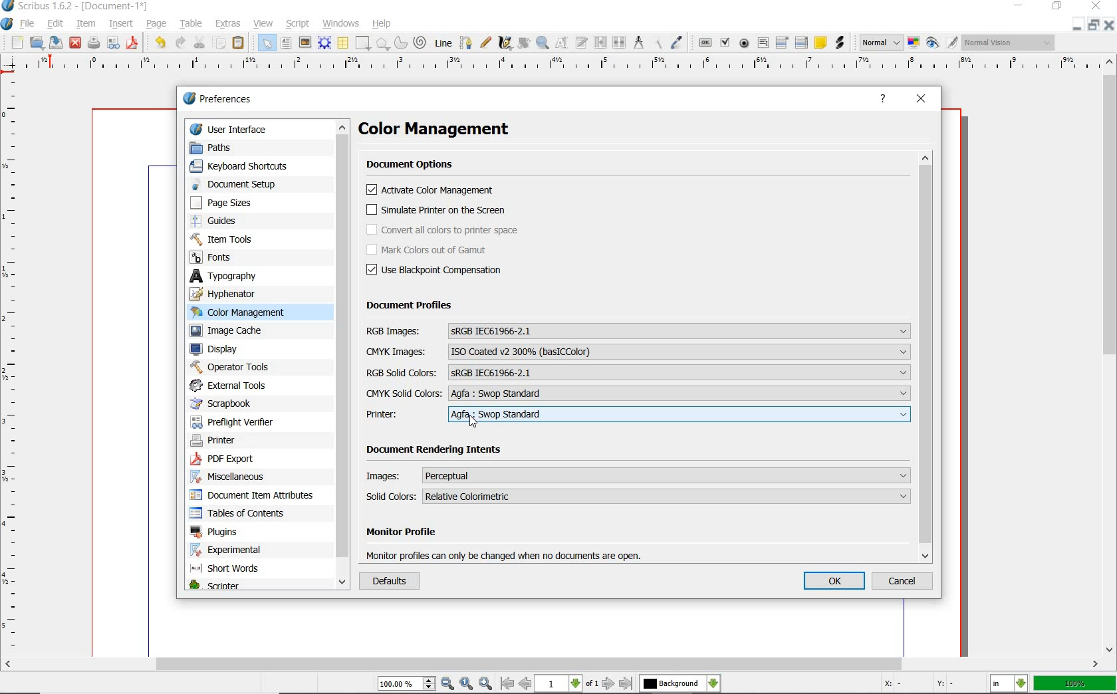 The height and width of the screenshot is (694, 1117). What do you see at coordinates (241, 44) in the screenshot?
I see `paste` at bounding box center [241, 44].